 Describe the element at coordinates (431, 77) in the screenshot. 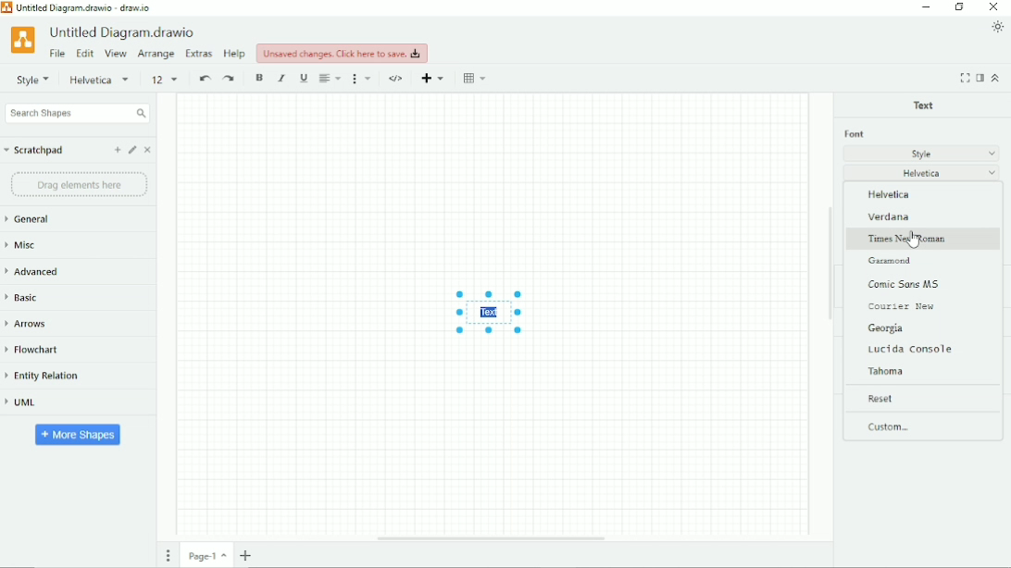

I see `Insert` at that location.